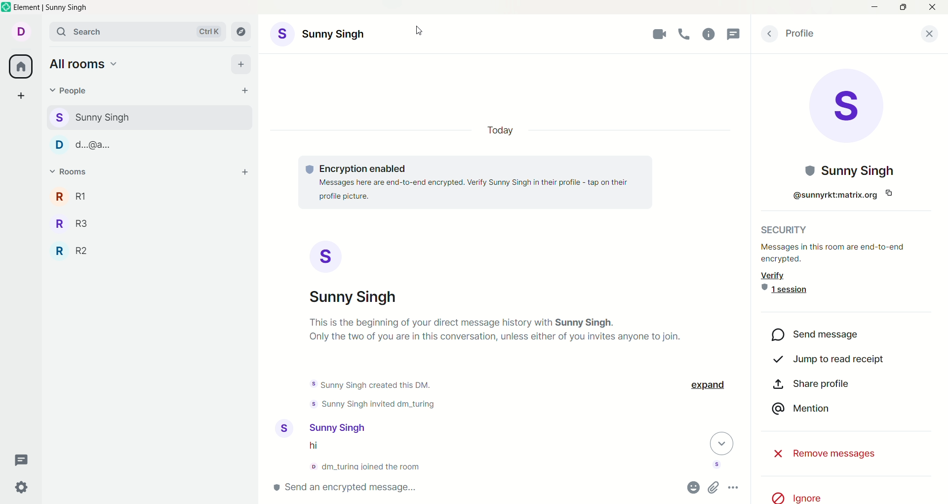 The image size is (948, 504). Describe the element at coordinates (845, 270) in the screenshot. I see `text` at that location.